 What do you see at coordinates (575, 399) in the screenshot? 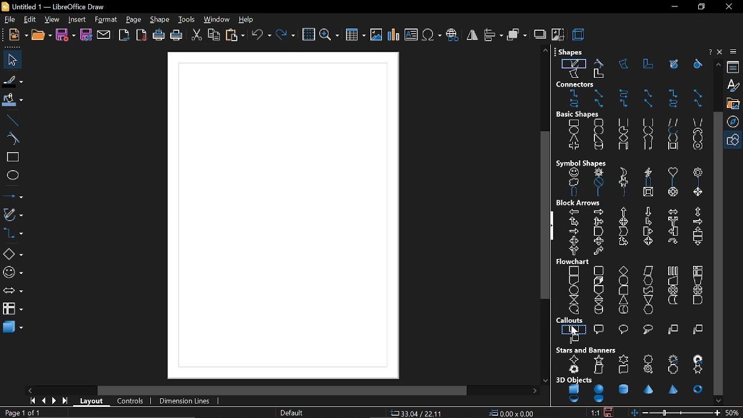
I see `shell` at bounding box center [575, 399].